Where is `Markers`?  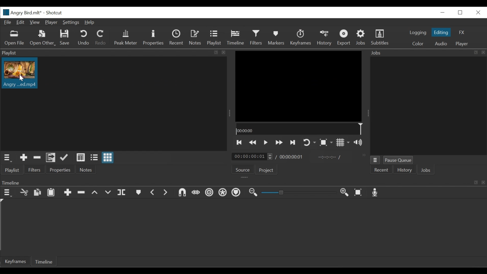
Markers is located at coordinates (236, 192).